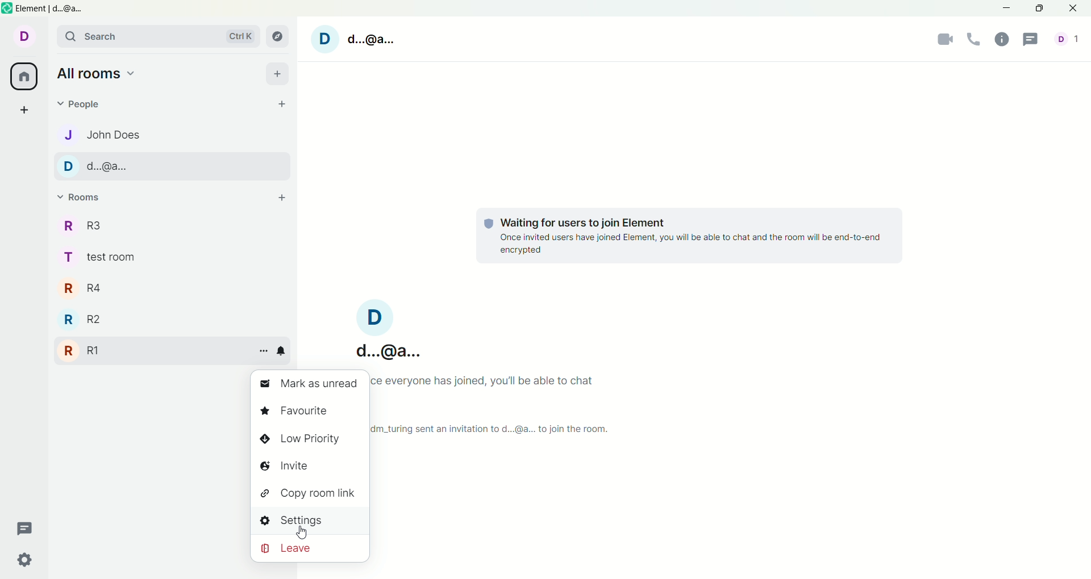 The image size is (1091, 579). I want to click on D d.@a., so click(360, 38).